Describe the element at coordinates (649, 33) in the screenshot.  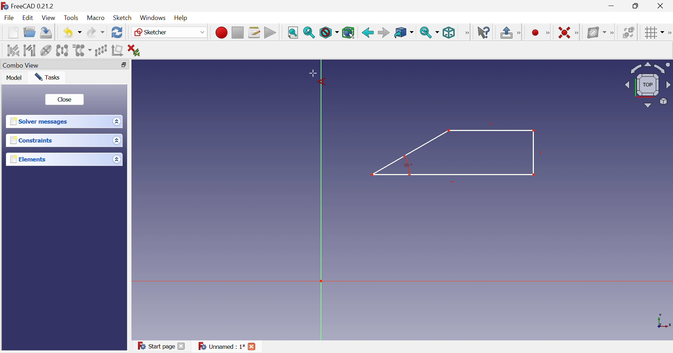
I see `Toggle grid` at that location.